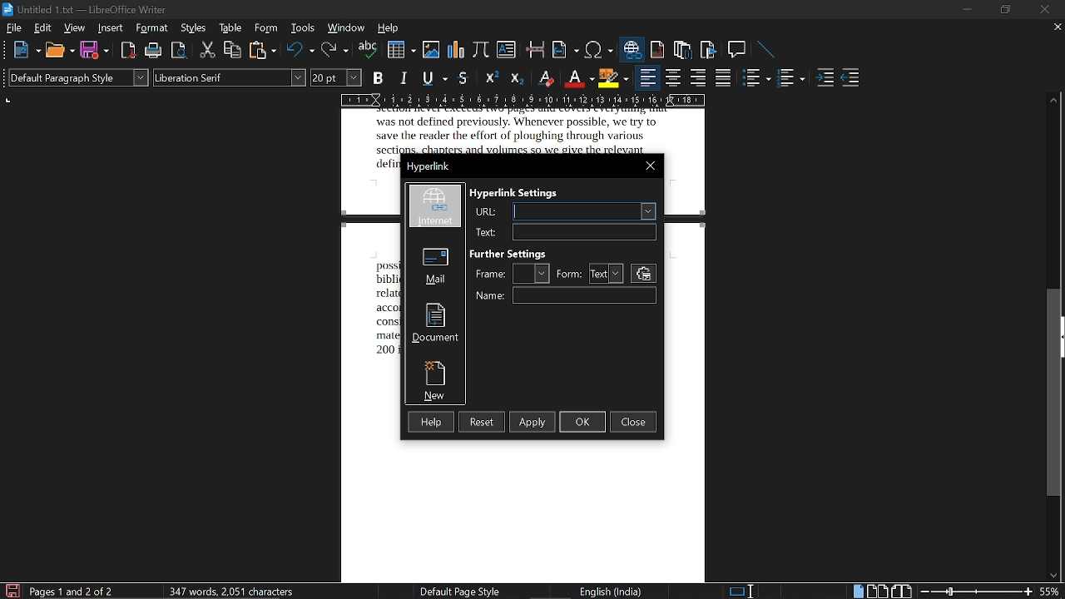  What do you see at coordinates (1056, 29) in the screenshot?
I see `close current tab` at bounding box center [1056, 29].